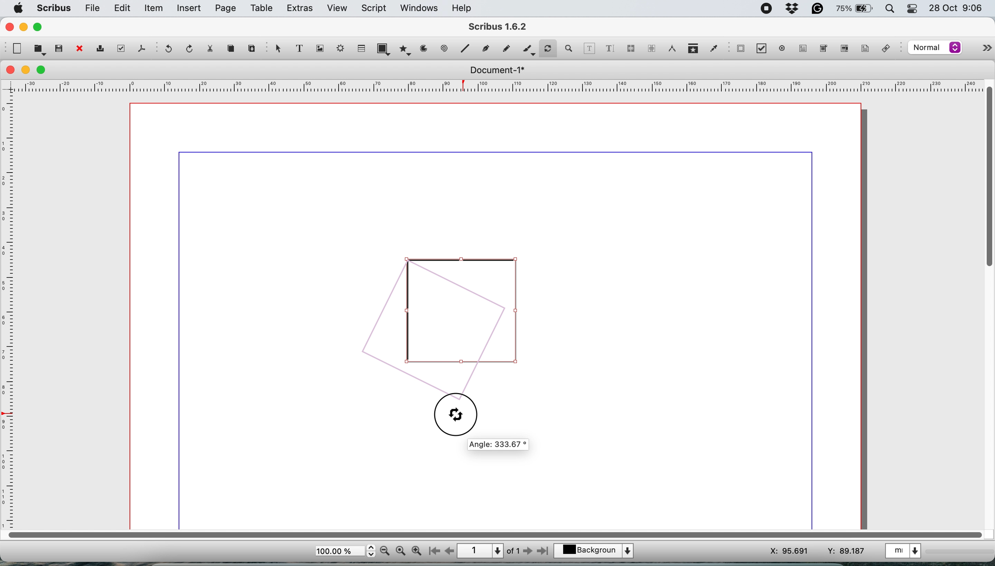 The height and width of the screenshot is (566, 995). What do you see at coordinates (11, 309) in the screenshot?
I see `vertical scale` at bounding box center [11, 309].